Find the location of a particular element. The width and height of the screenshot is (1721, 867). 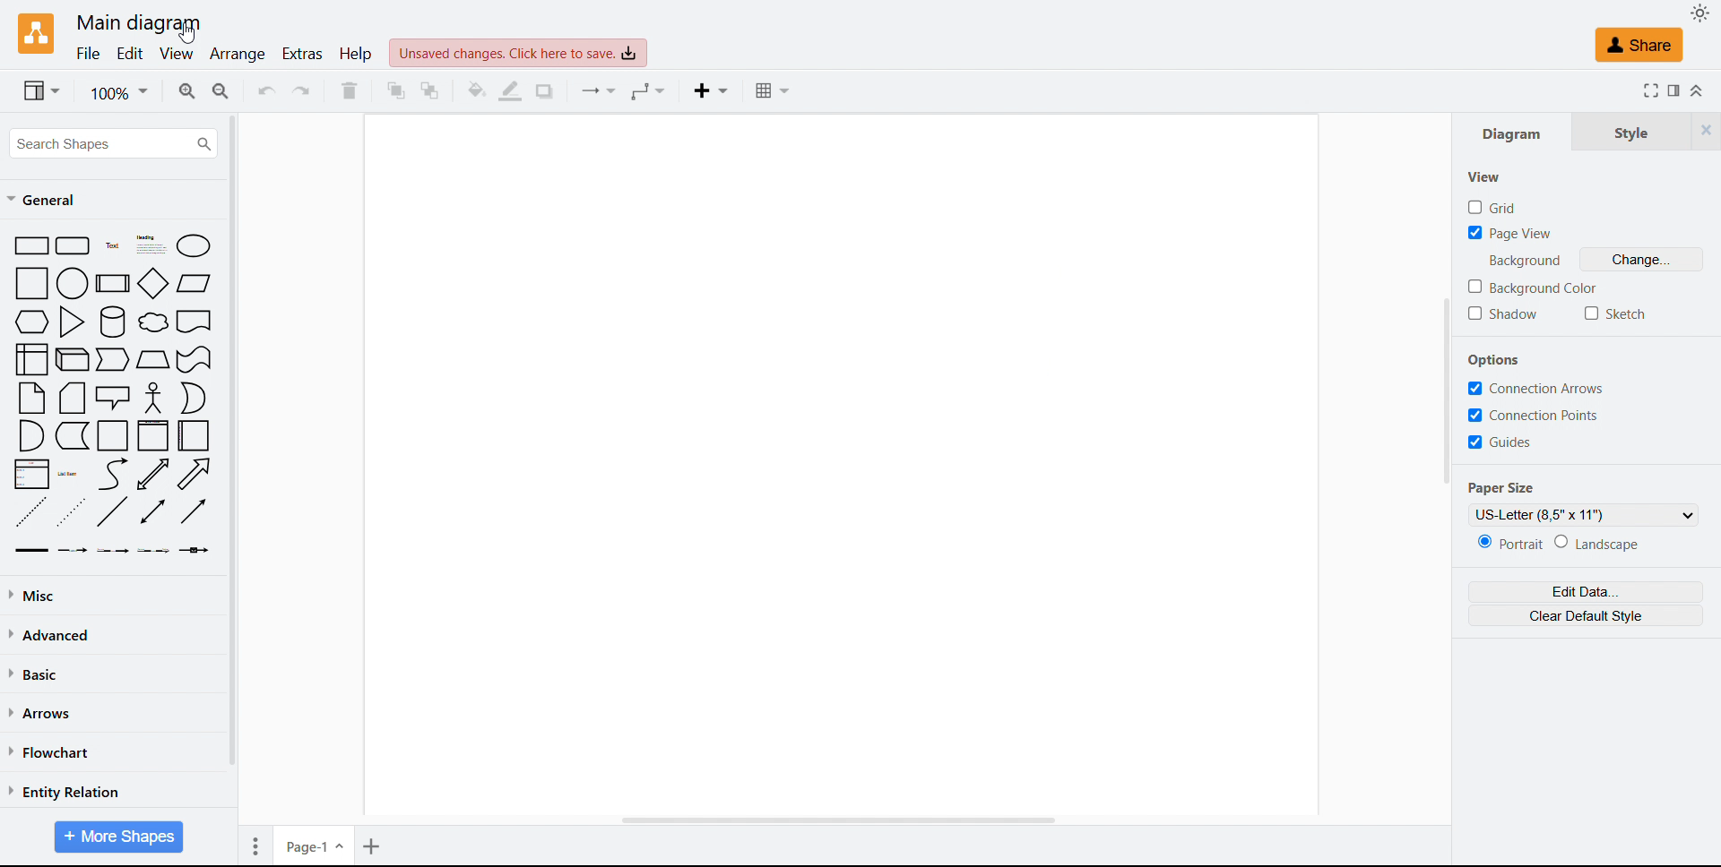

view  is located at coordinates (1484, 177).